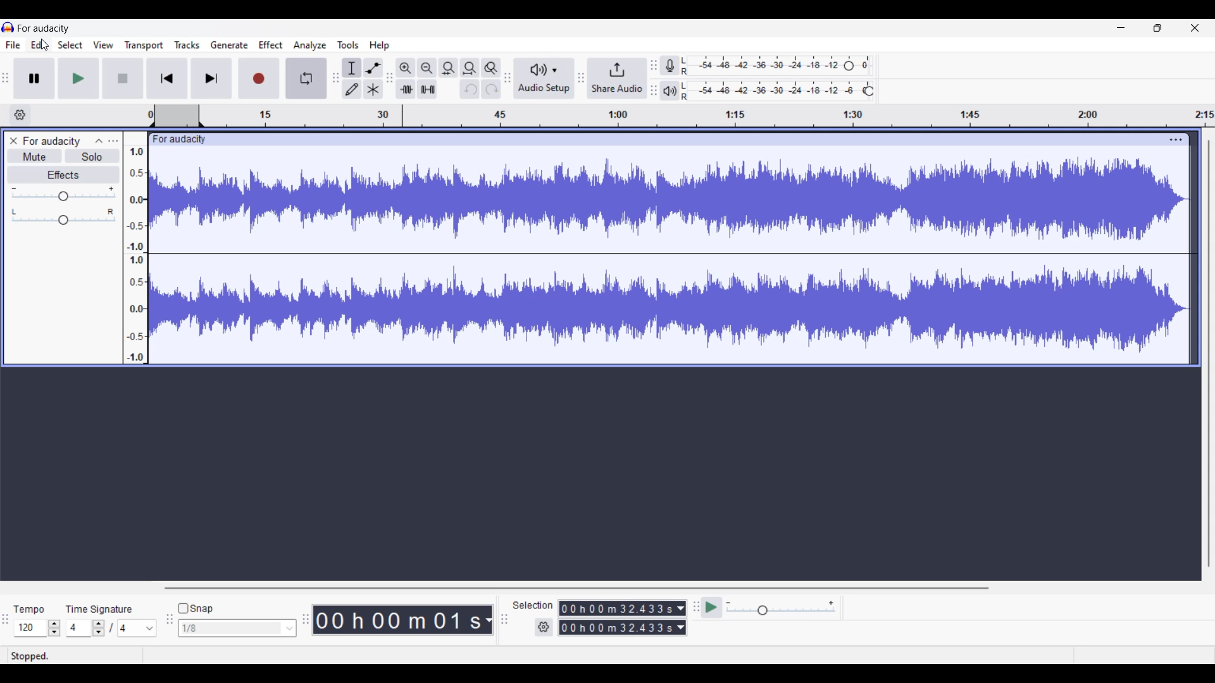 This screenshot has width=1215, height=683. What do you see at coordinates (187, 45) in the screenshot?
I see `Tracks menu` at bounding box center [187, 45].